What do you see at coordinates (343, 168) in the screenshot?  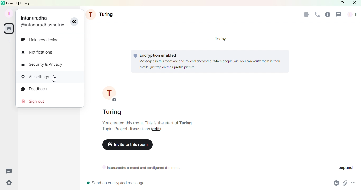 I see `Expand` at bounding box center [343, 168].